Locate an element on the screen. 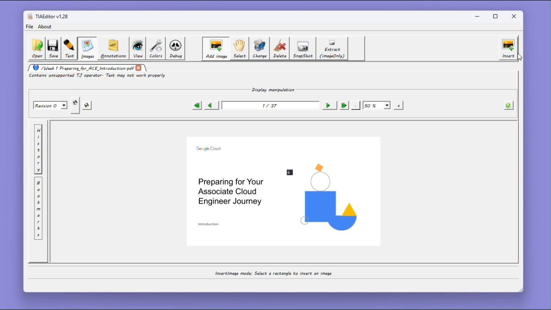 This screenshot has width=551, height=310. History is located at coordinates (38, 149).